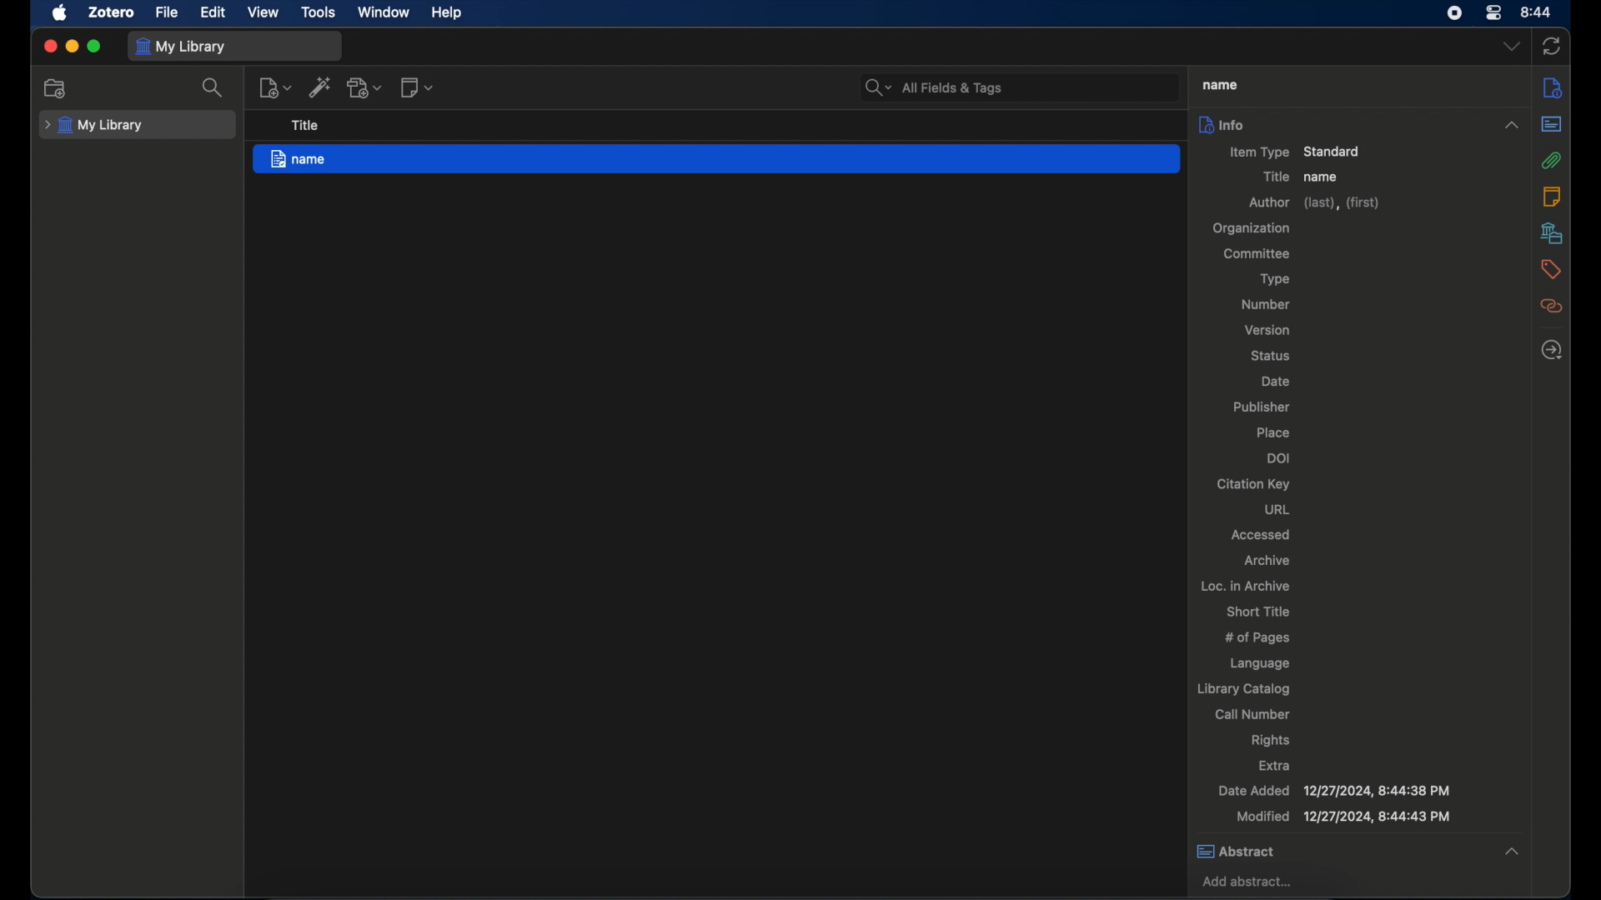 This screenshot has height=900, width=1601. I want to click on no of pages, so click(1260, 638).